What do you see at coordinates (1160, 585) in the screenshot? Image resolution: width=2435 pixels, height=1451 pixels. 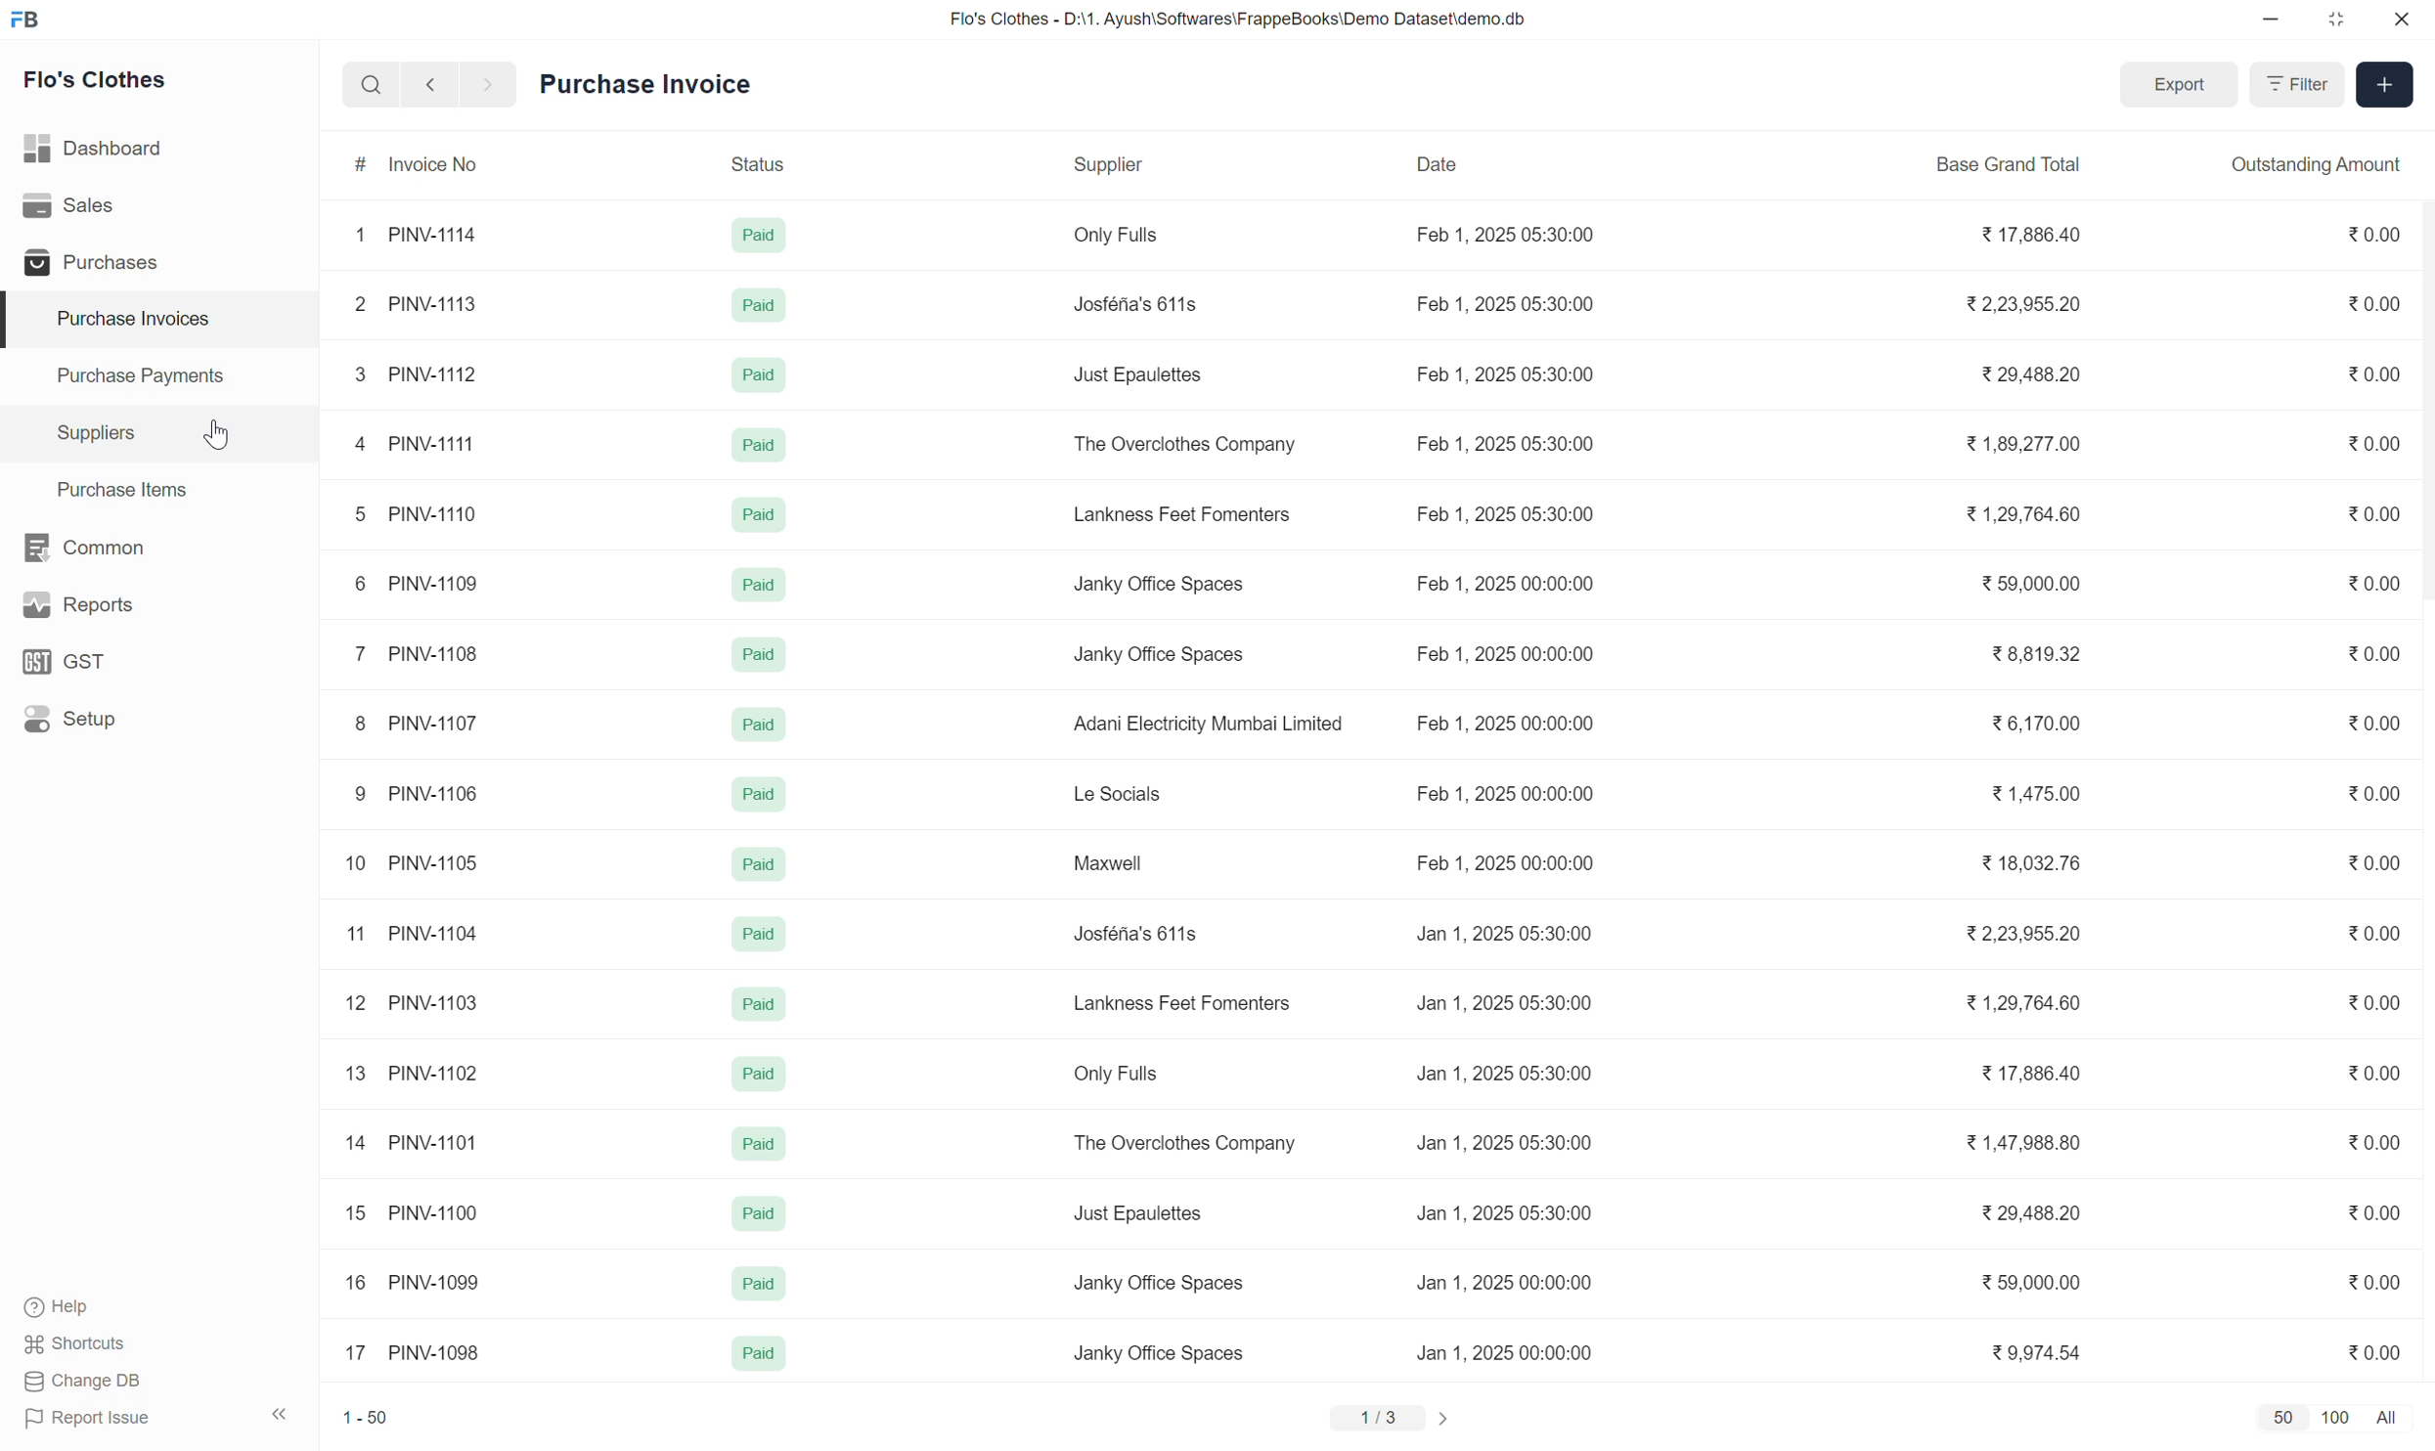 I see `Janky Office Spaces` at bounding box center [1160, 585].